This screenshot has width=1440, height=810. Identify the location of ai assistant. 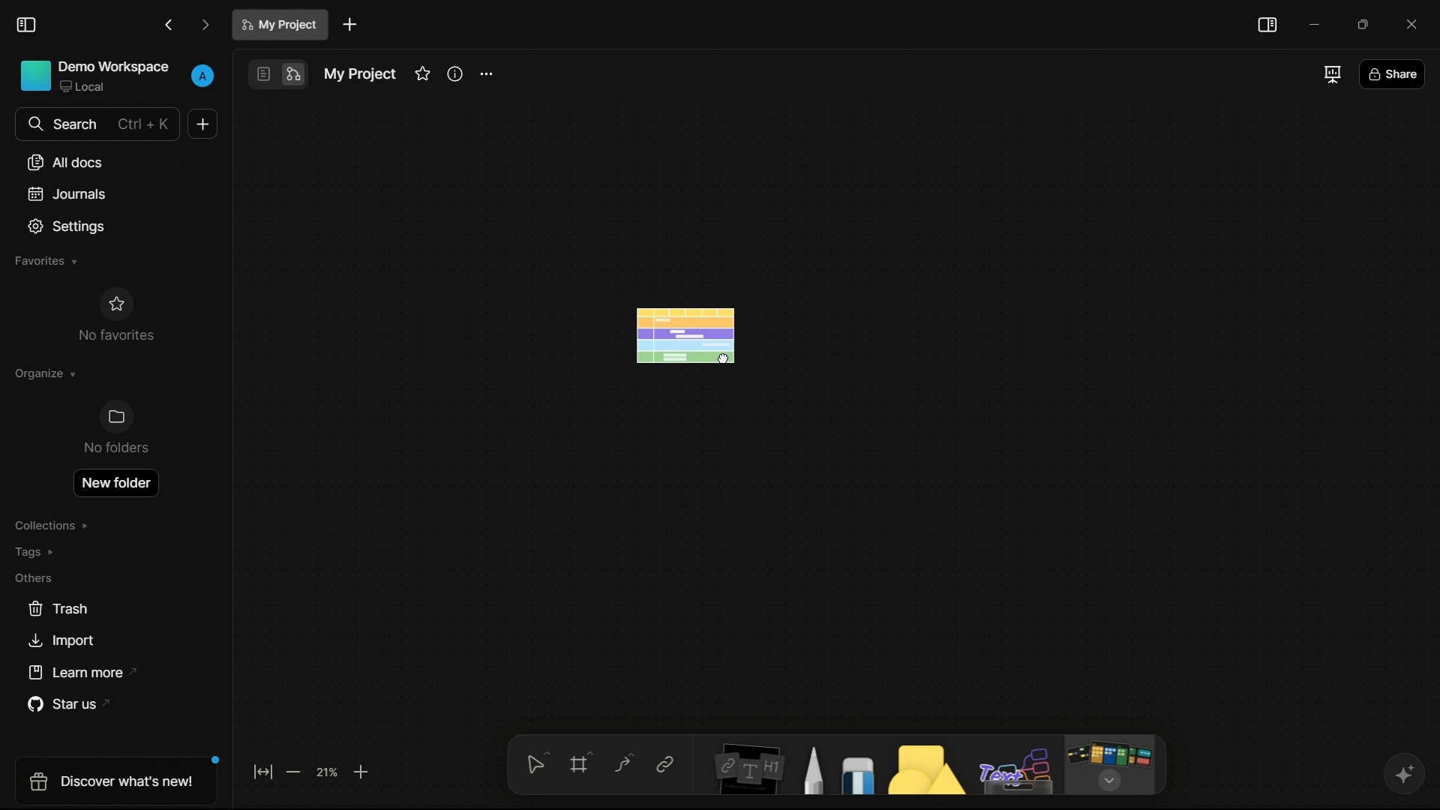
(1401, 772).